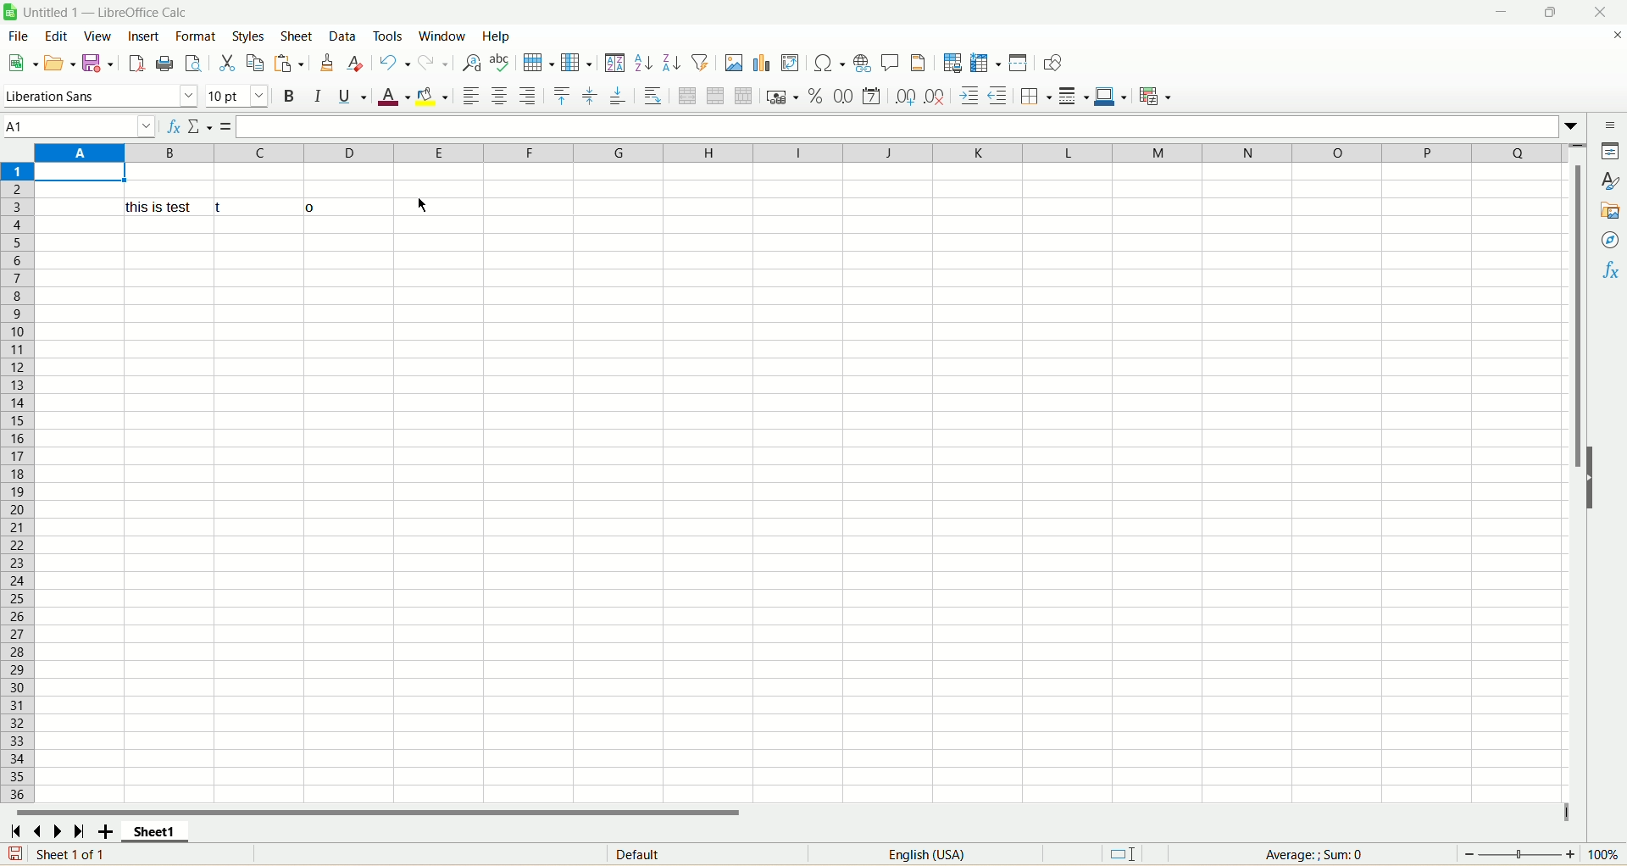  Describe the element at coordinates (1548, 12) in the screenshot. I see `maximize` at that location.